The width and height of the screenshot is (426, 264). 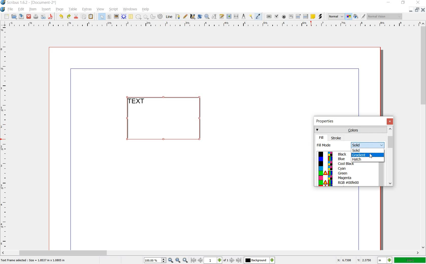 I want to click on cursor, so click(x=372, y=156).